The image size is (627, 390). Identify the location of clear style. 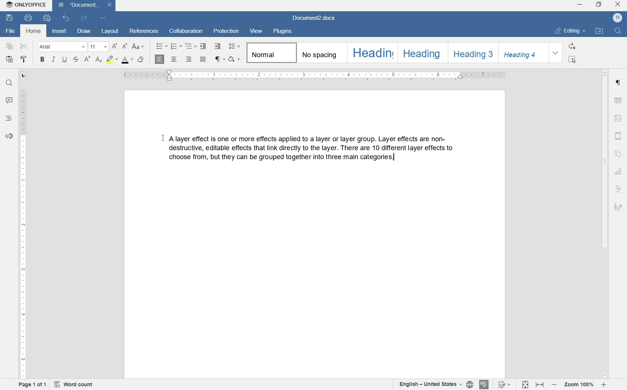
(140, 60).